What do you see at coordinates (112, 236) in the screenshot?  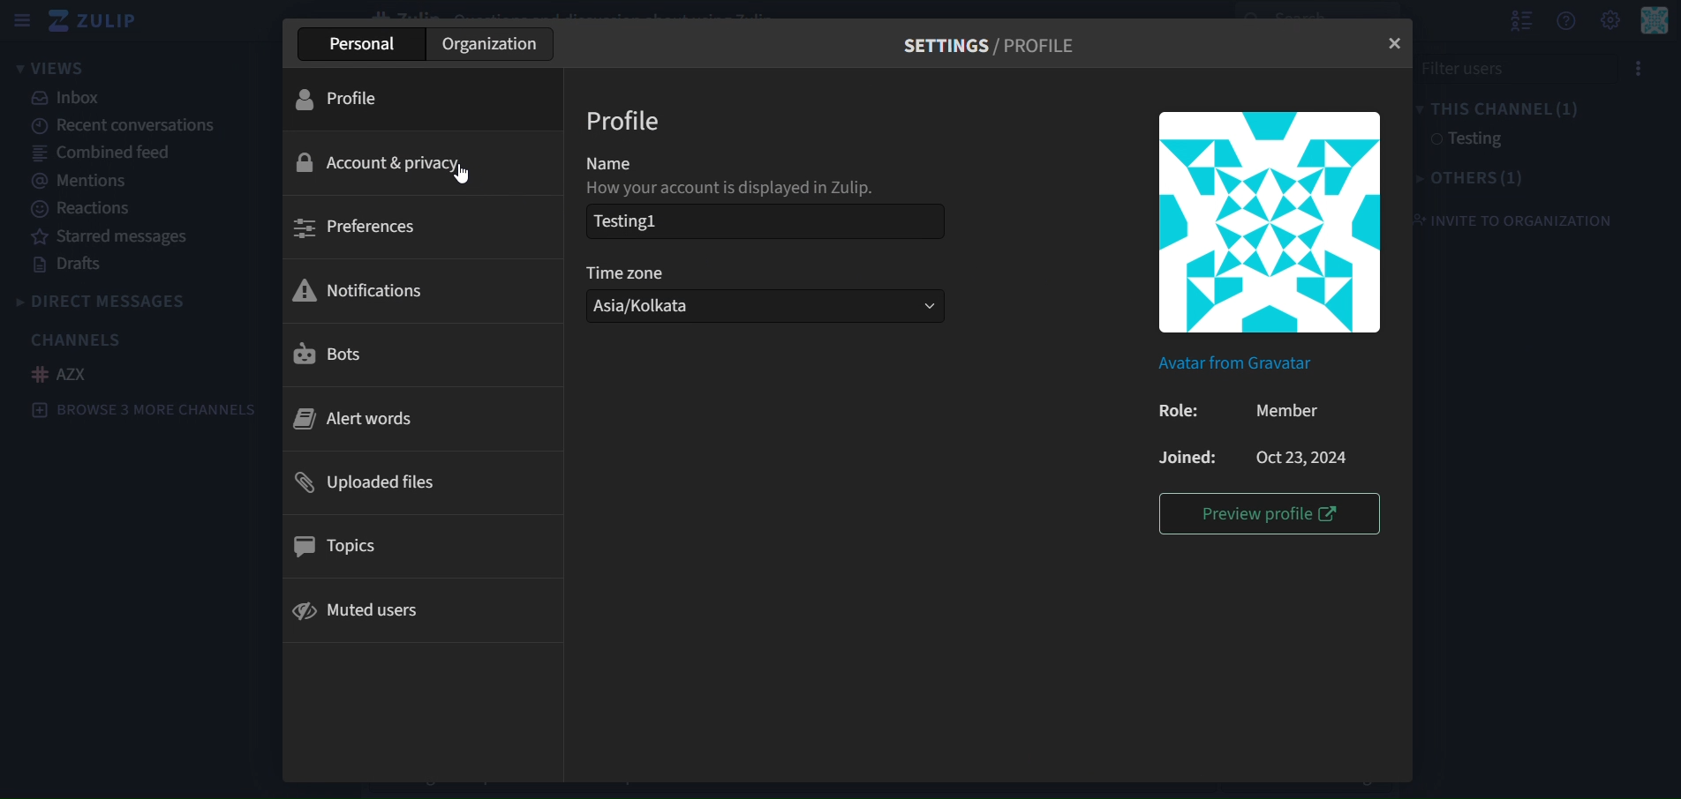 I see `starred messages` at bounding box center [112, 236].